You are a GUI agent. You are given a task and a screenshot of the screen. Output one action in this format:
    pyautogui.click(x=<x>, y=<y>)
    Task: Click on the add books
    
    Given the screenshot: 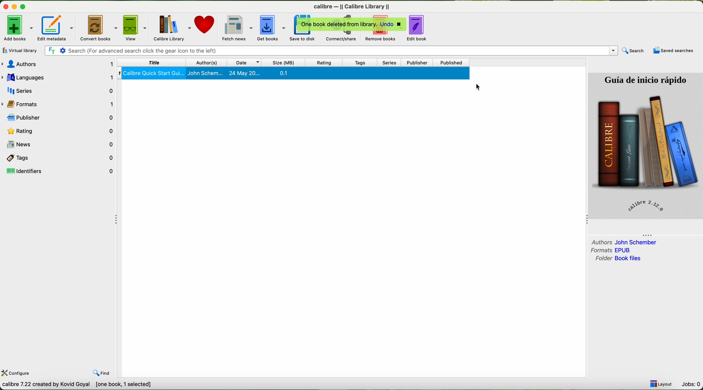 What is the action you would take?
    pyautogui.click(x=17, y=28)
    